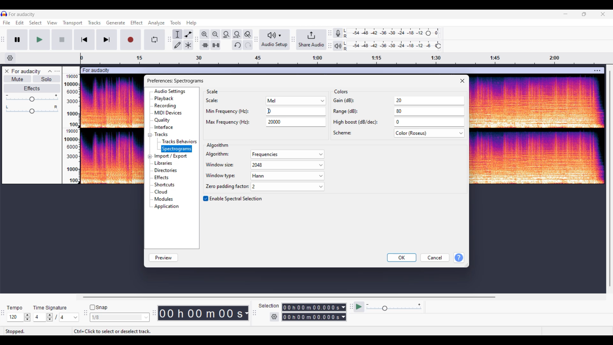  What do you see at coordinates (269, 306) in the screenshot?
I see `Indicates selection duration` at bounding box center [269, 306].